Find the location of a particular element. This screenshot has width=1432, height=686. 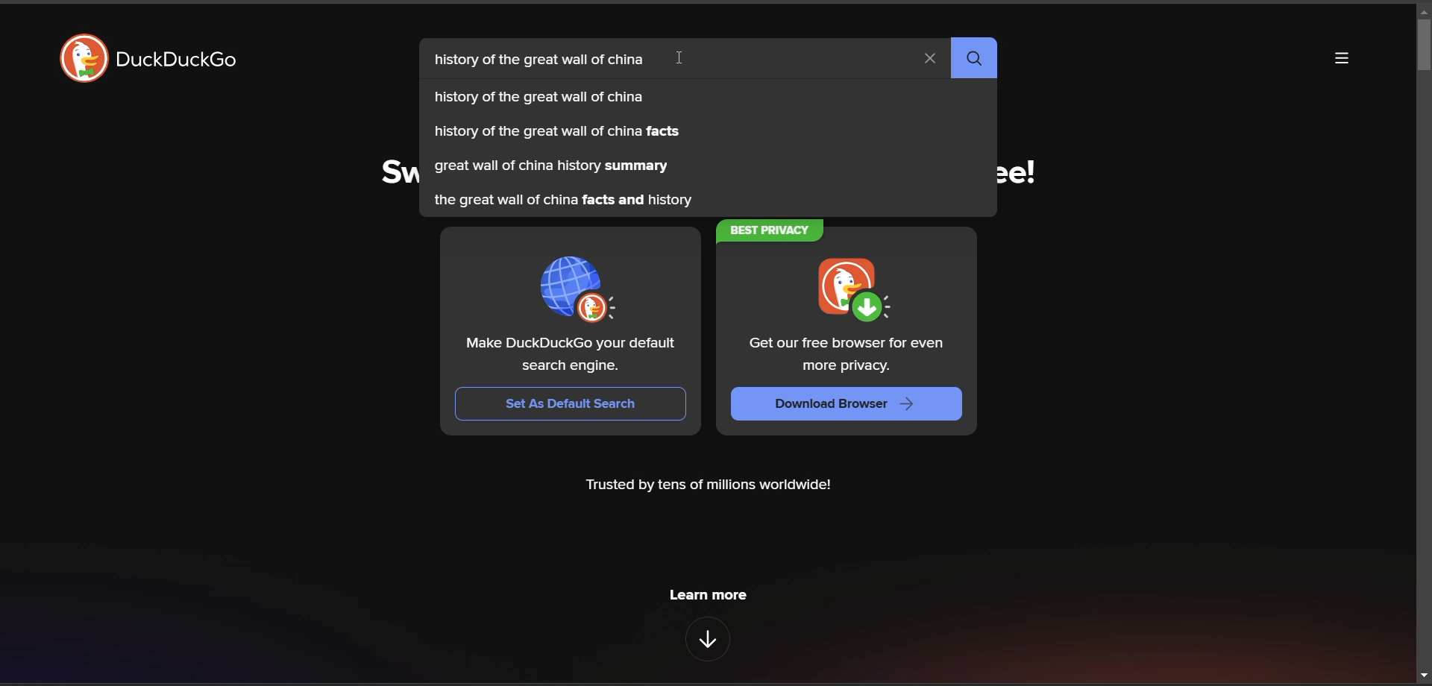

thumbnail is located at coordinates (577, 292).